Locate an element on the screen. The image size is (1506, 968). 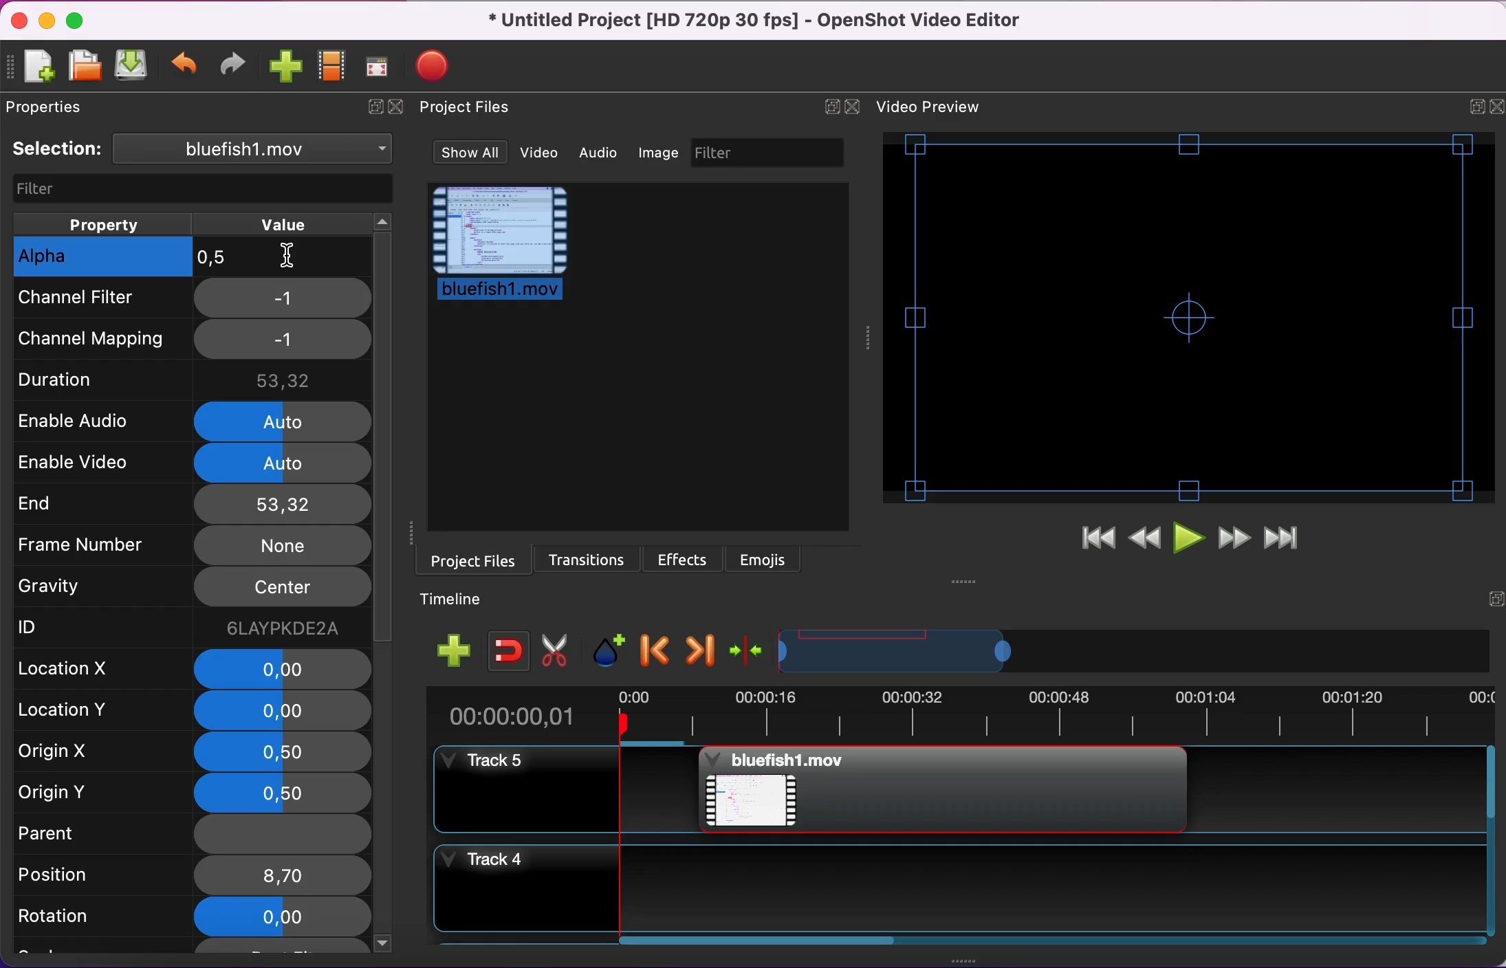
origin y is located at coordinates (78, 794).